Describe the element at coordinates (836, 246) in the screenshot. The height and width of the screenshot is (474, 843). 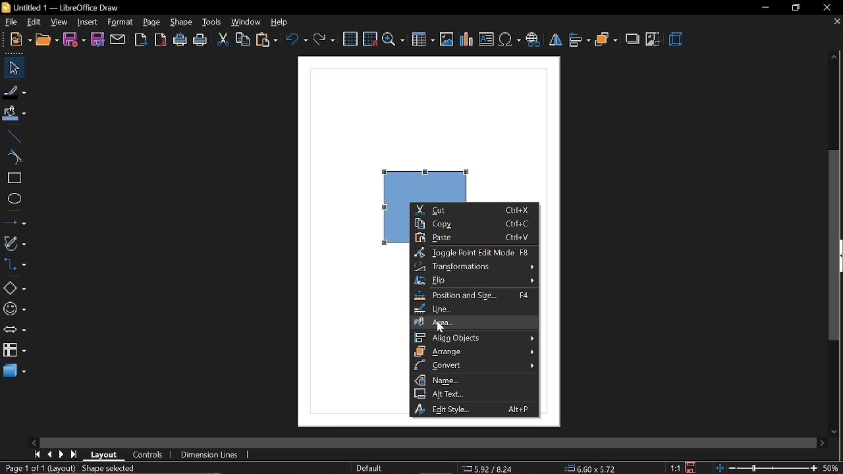
I see `vertical scrollbar` at that location.